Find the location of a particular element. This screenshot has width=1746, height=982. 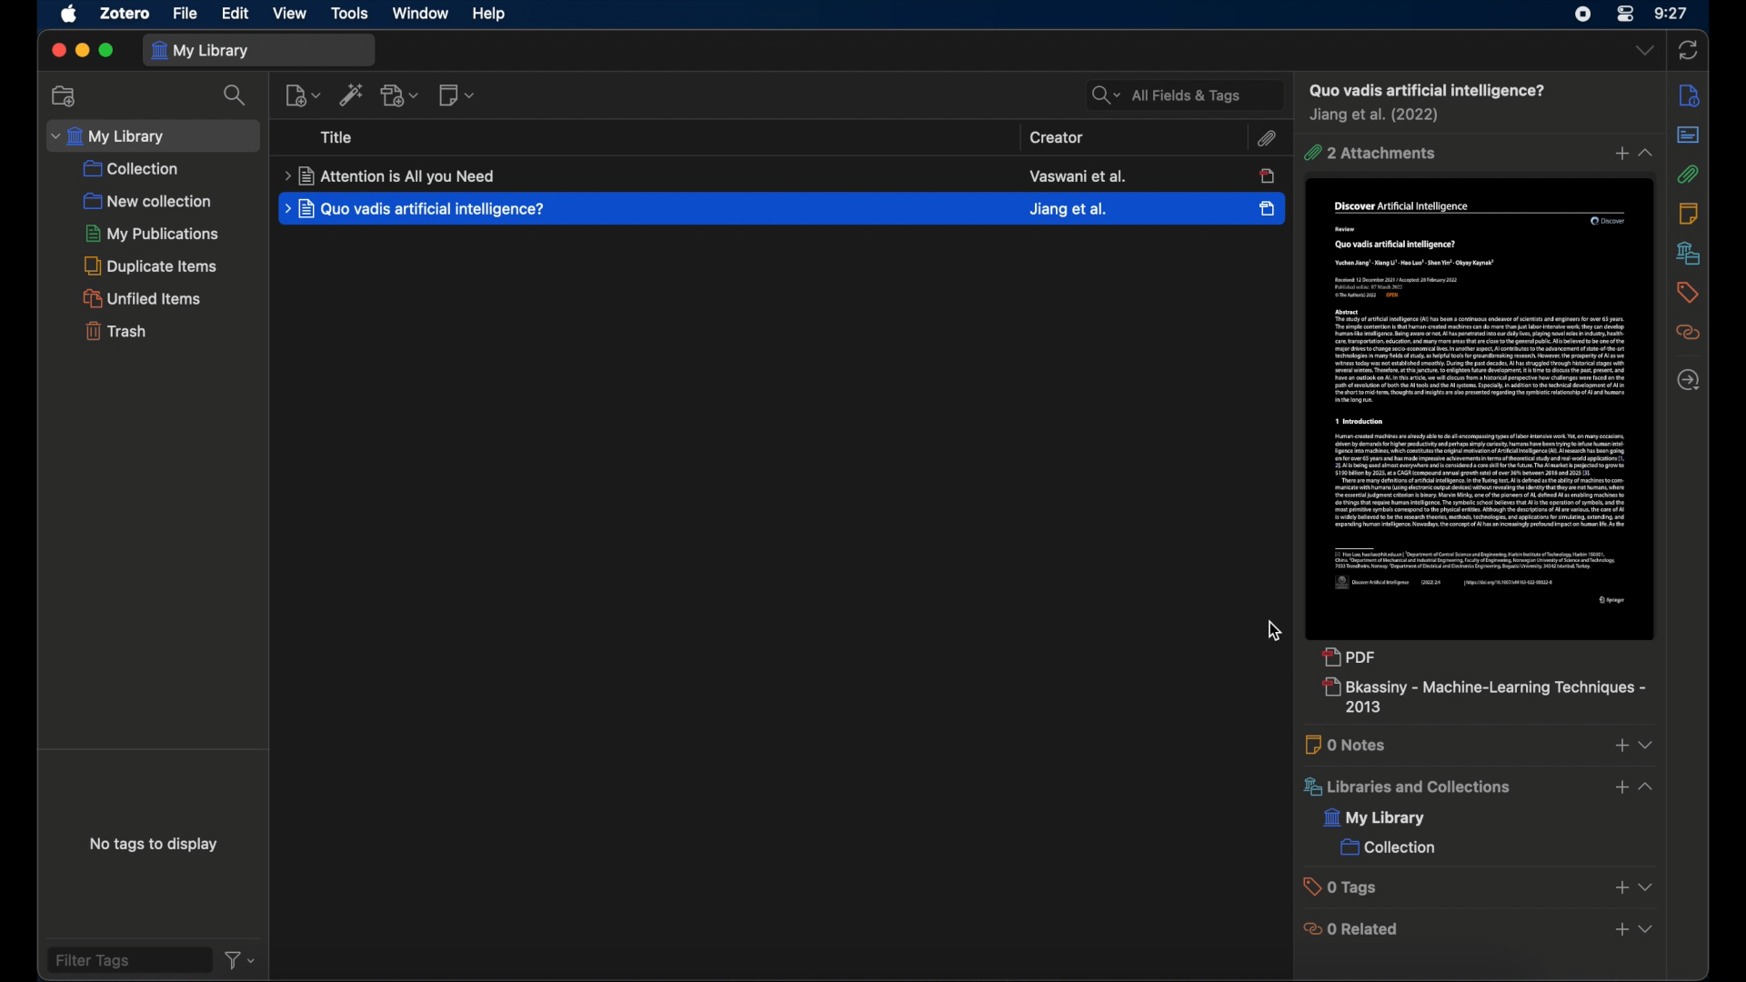

unselected icon is located at coordinates (1267, 175).